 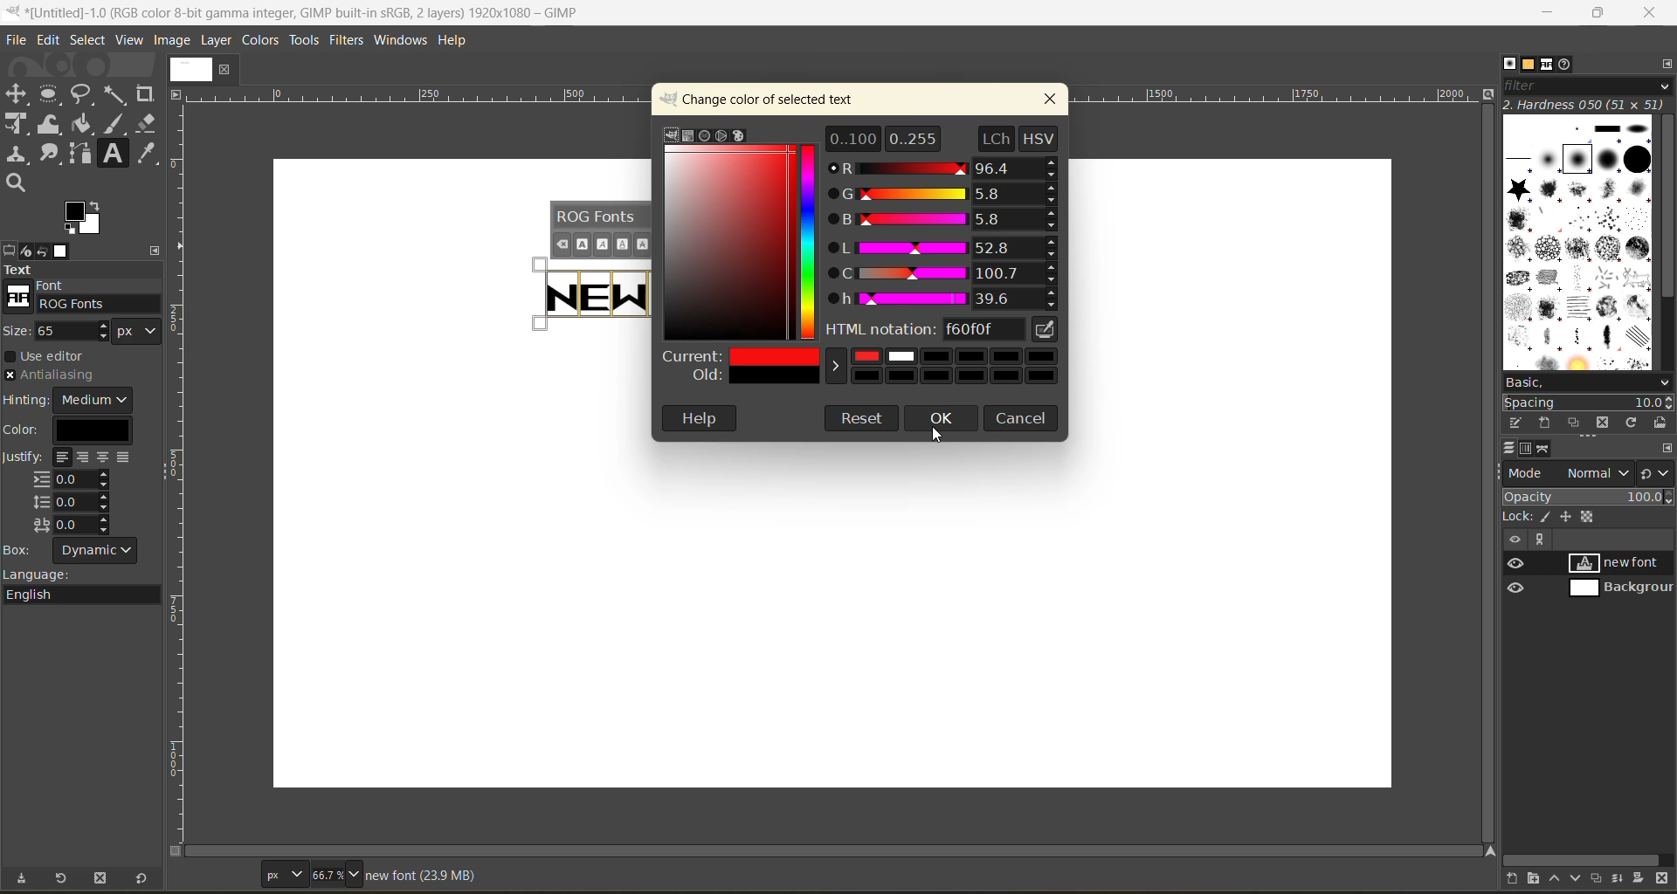 What do you see at coordinates (600, 230) in the screenshot?
I see `font settings` at bounding box center [600, 230].